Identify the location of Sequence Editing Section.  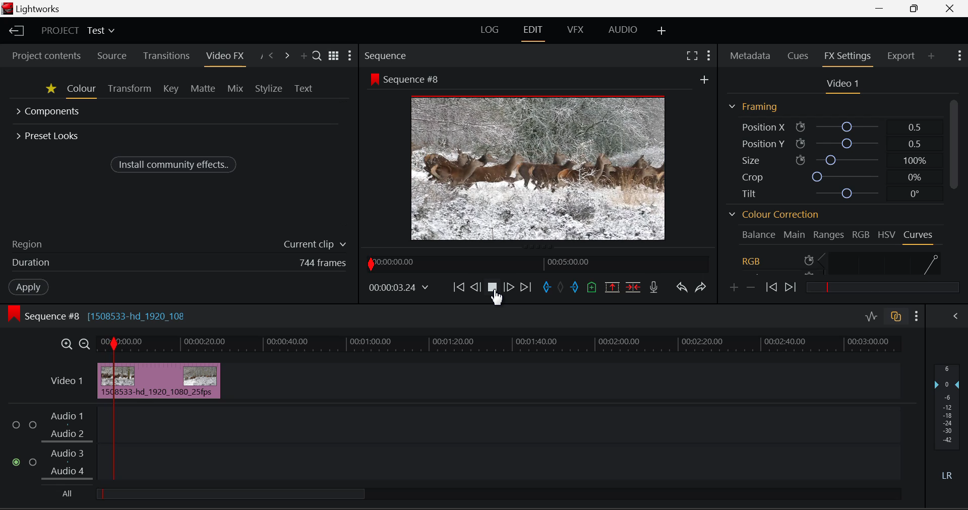
(99, 316).